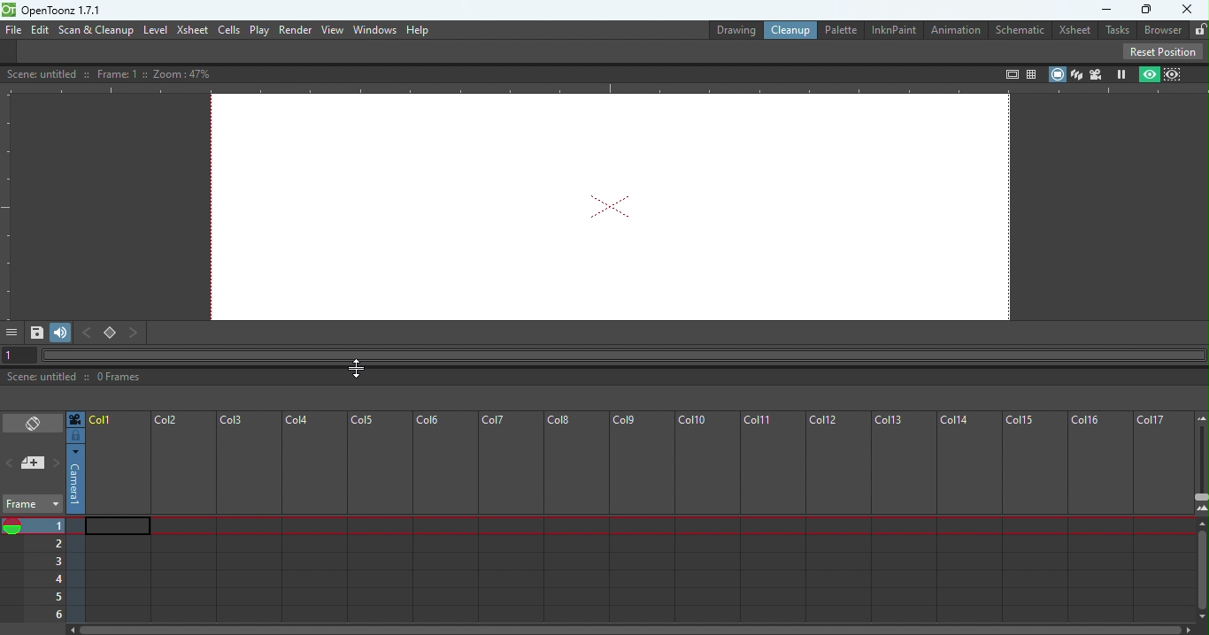 The image size is (1209, 635). I want to click on openloonz1.7.1, so click(66, 11).